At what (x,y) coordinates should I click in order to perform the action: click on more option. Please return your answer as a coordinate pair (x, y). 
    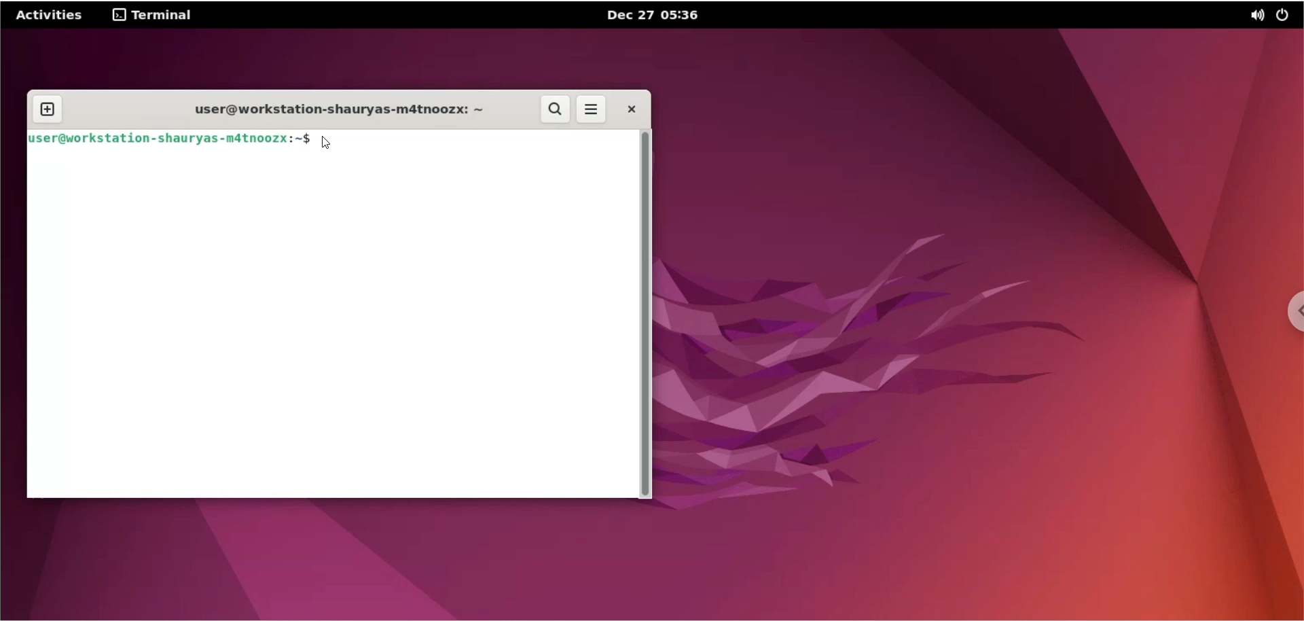
    Looking at the image, I should click on (593, 111).